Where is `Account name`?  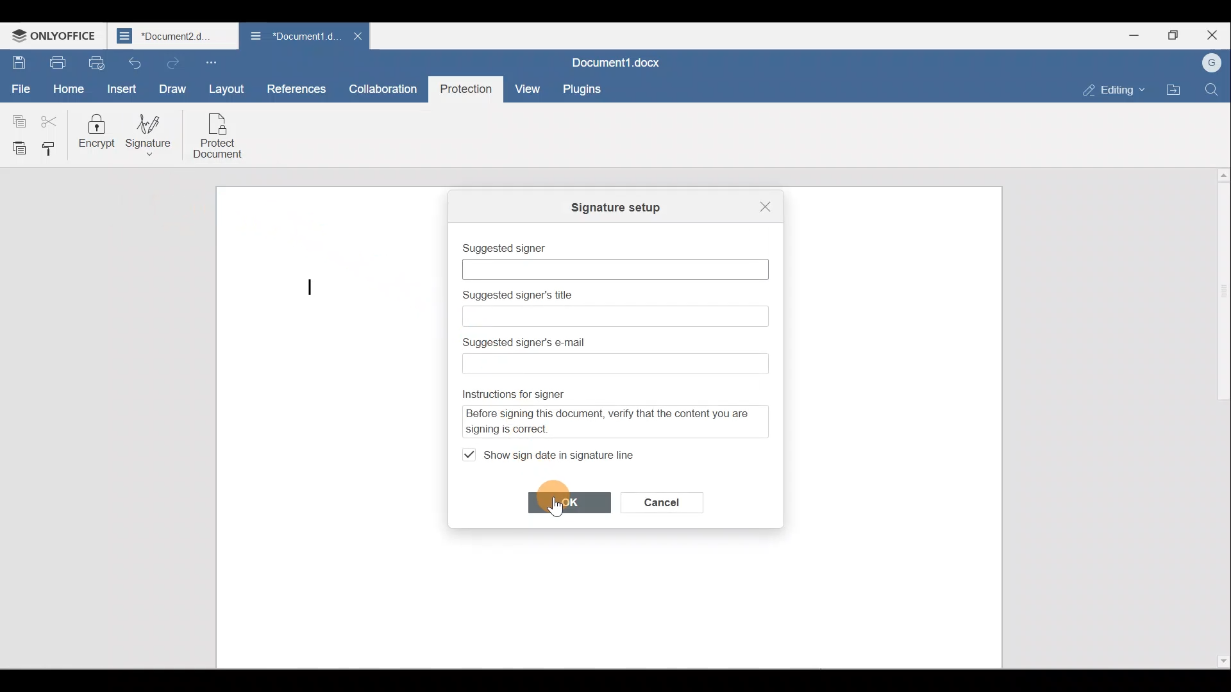
Account name is located at coordinates (1214, 62).